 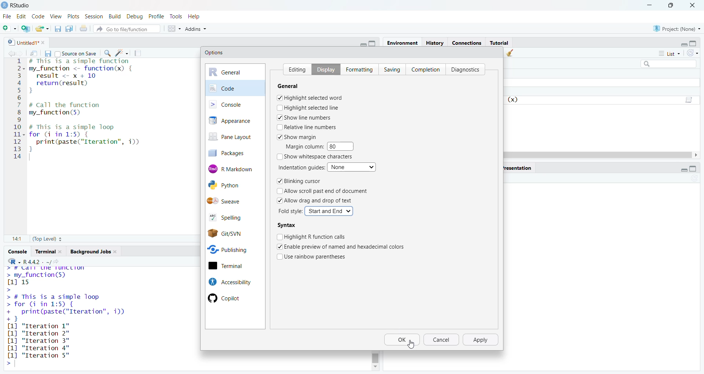 I want to click on code of a simple loop, so click(x=87, y=138).